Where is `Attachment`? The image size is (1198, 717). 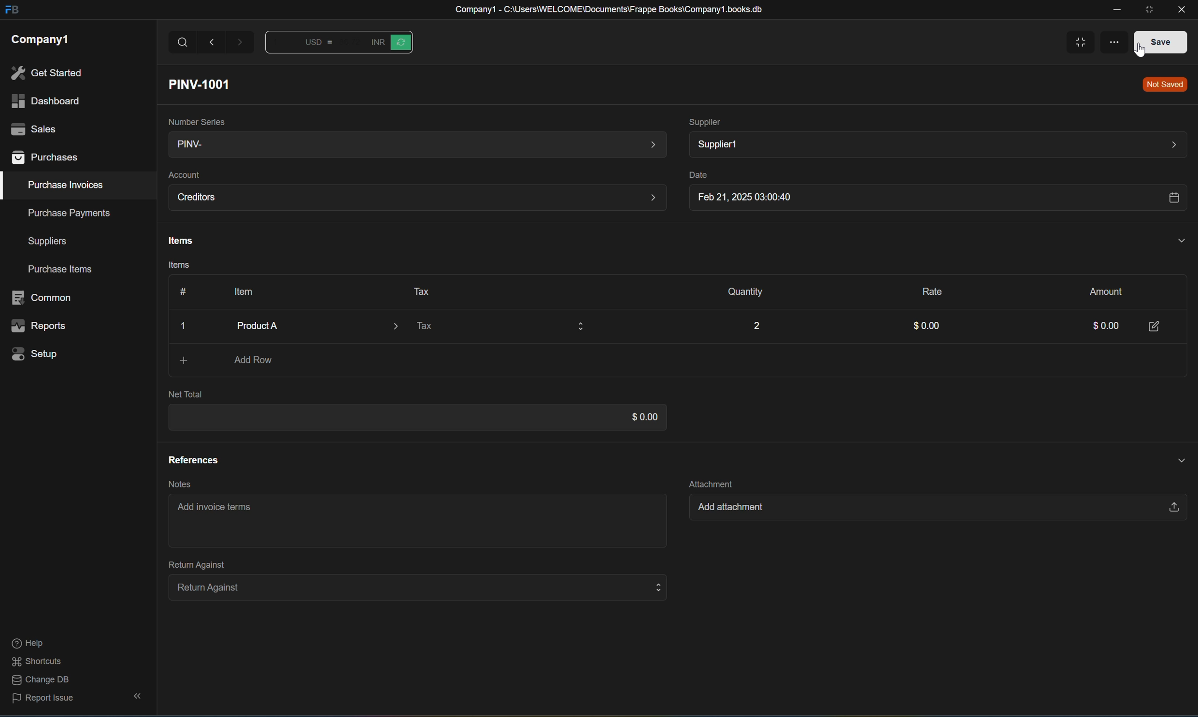 Attachment is located at coordinates (711, 482).